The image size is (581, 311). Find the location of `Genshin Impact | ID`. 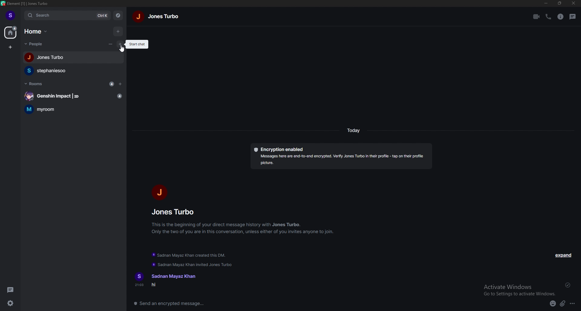

Genshin Impact | ID is located at coordinates (72, 95).